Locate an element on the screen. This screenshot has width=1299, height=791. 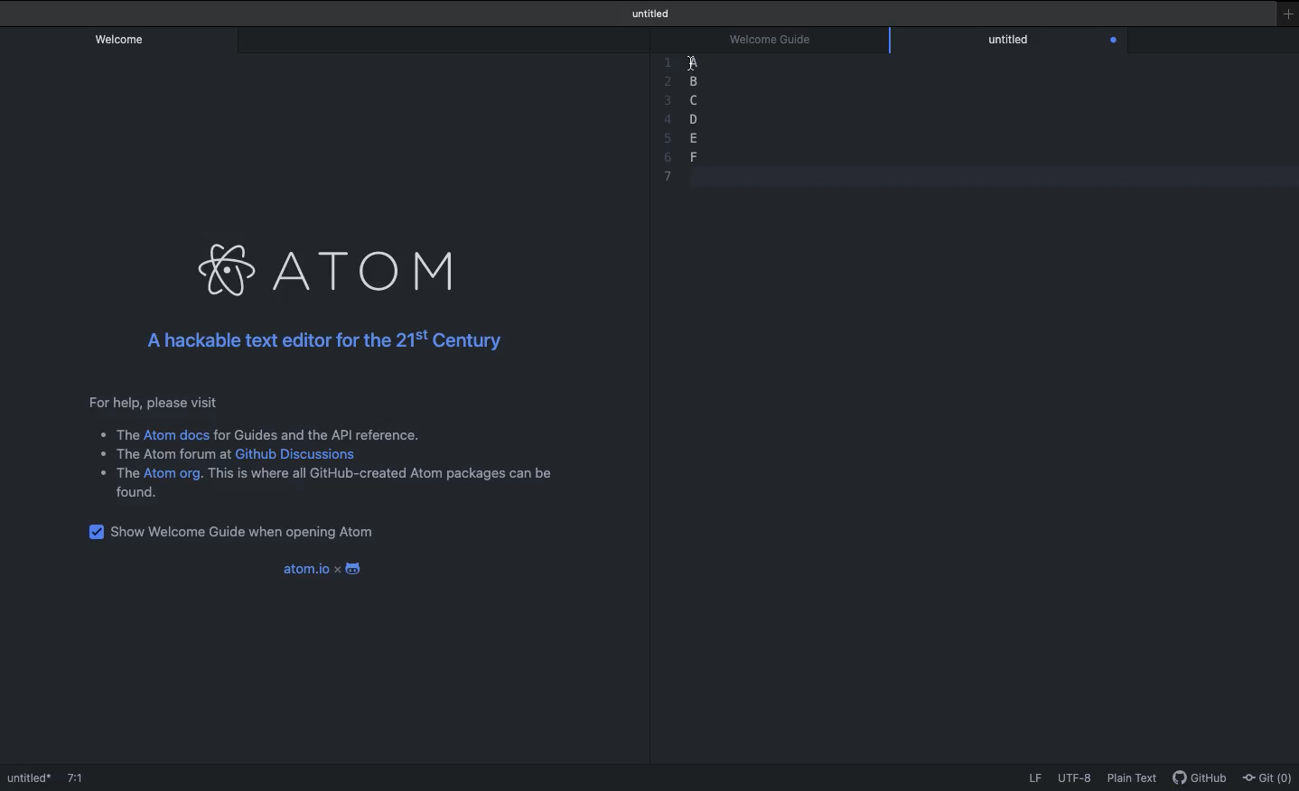
Git is located at coordinates (1269, 778).